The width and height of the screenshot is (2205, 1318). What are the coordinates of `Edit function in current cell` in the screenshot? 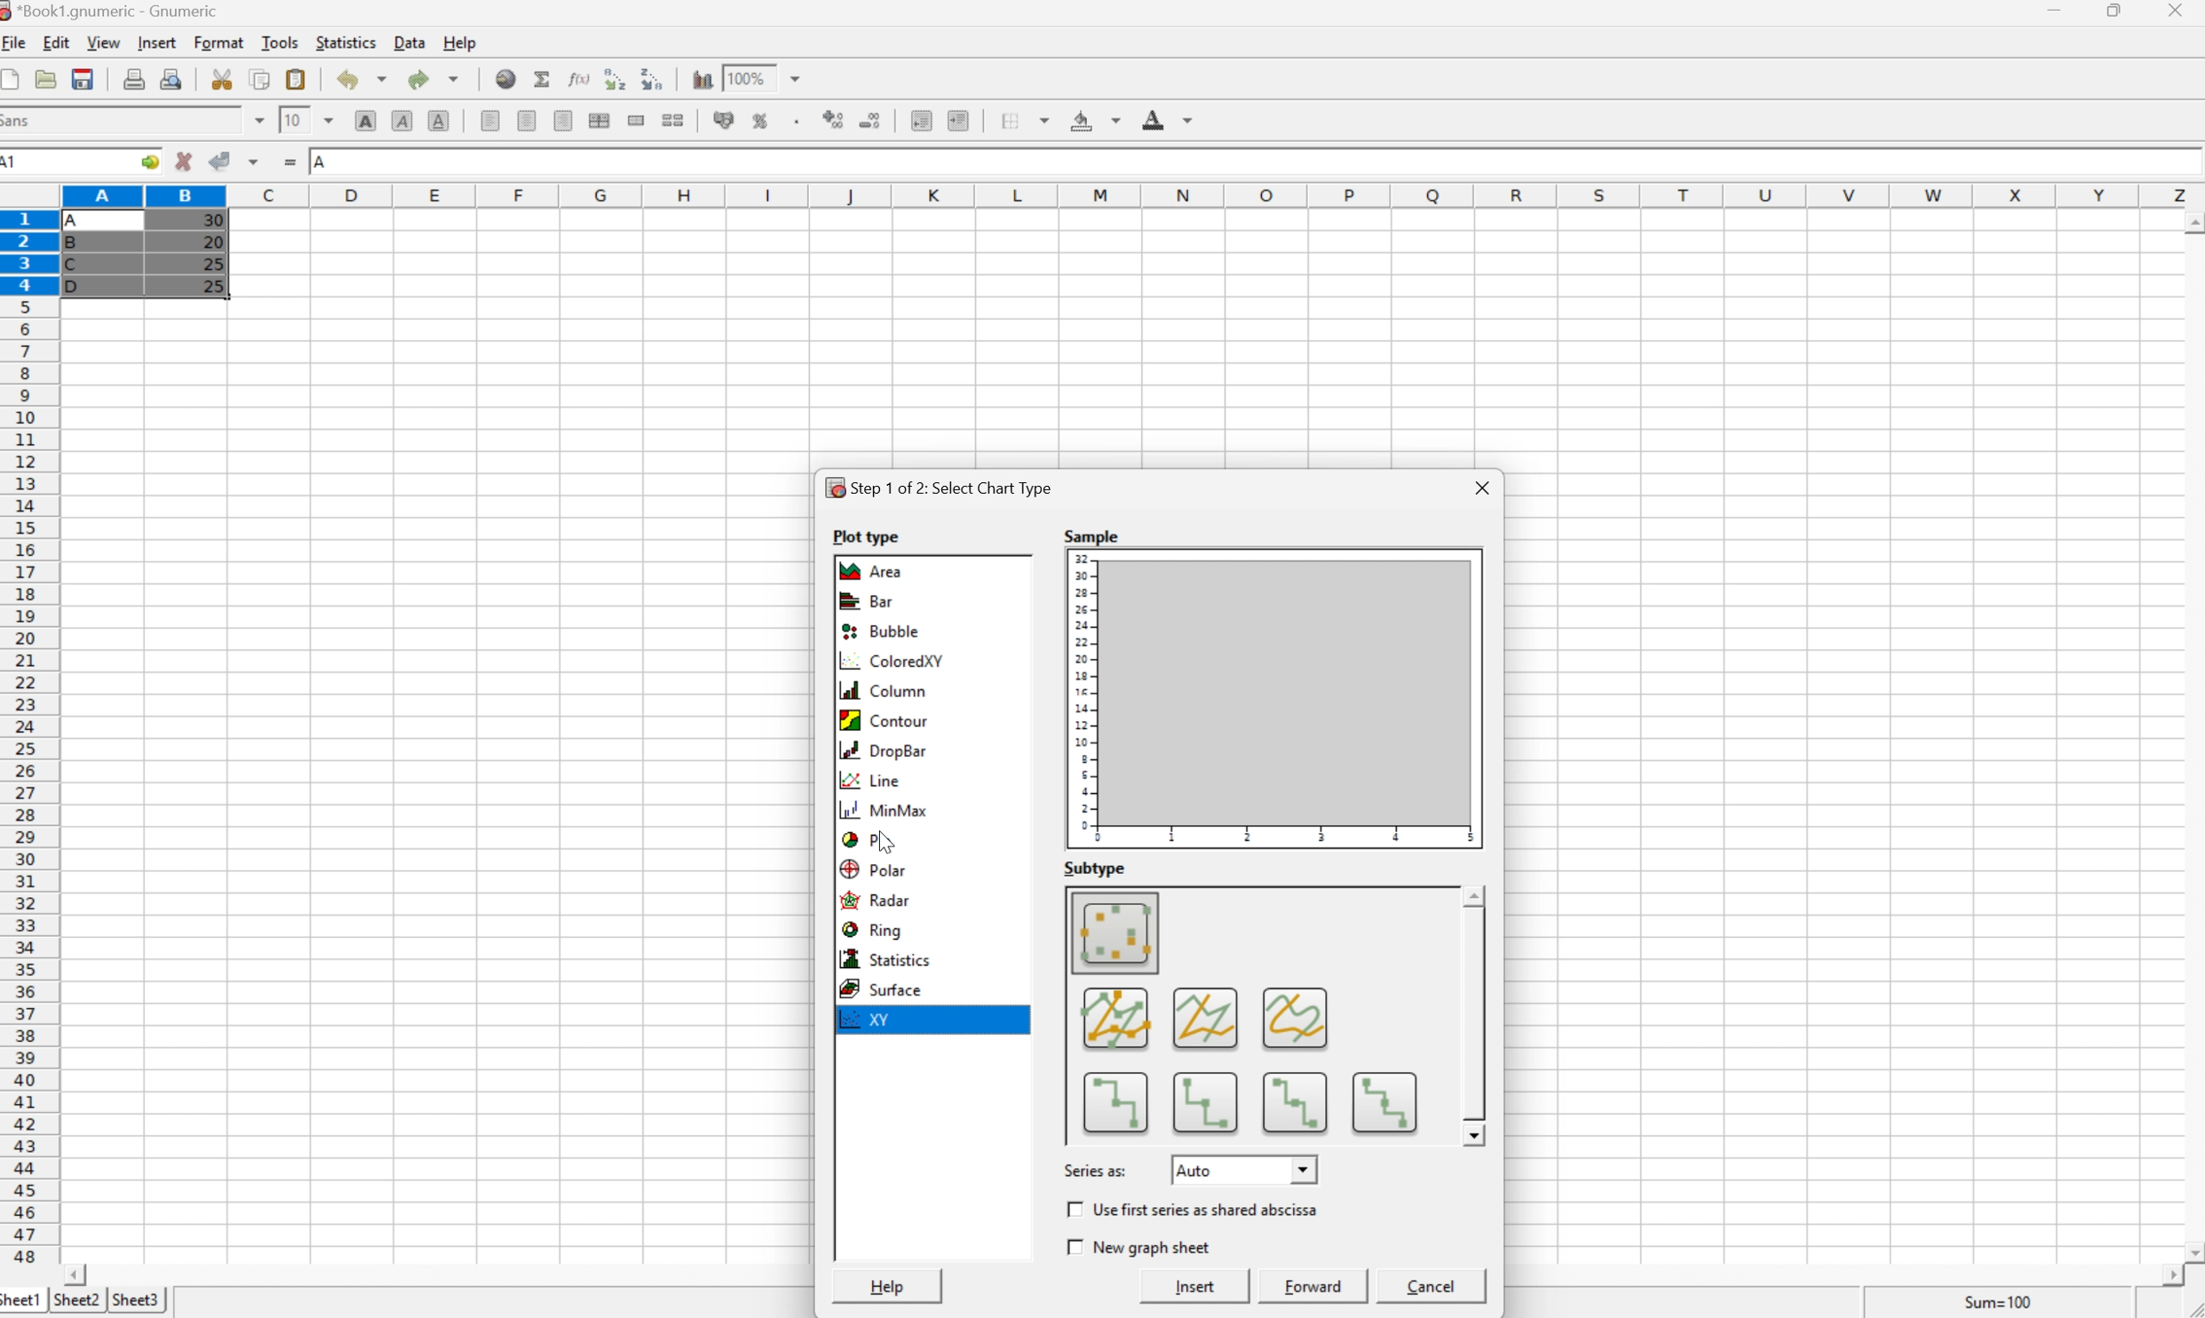 It's located at (582, 77).